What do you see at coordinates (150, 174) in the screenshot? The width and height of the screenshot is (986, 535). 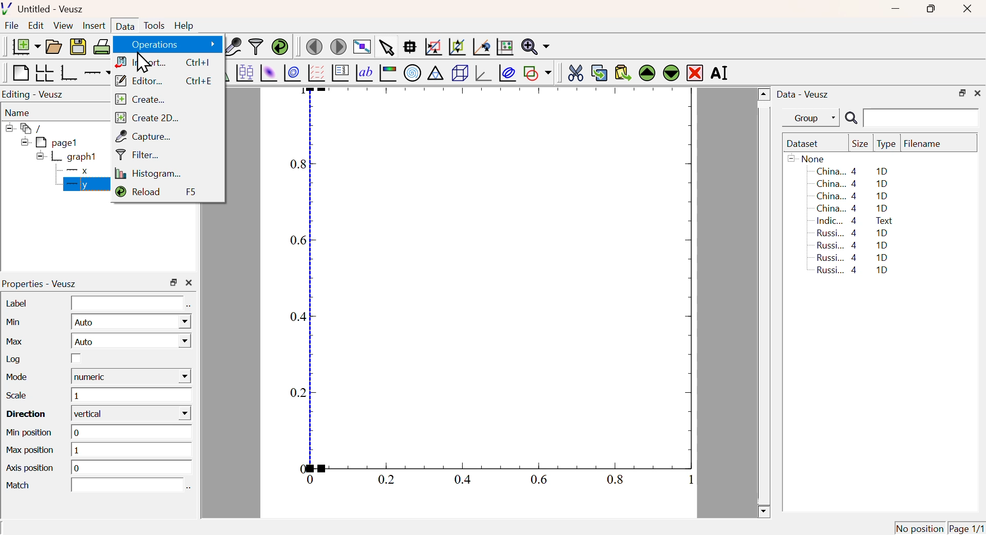 I see `Histogram...` at bounding box center [150, 174].